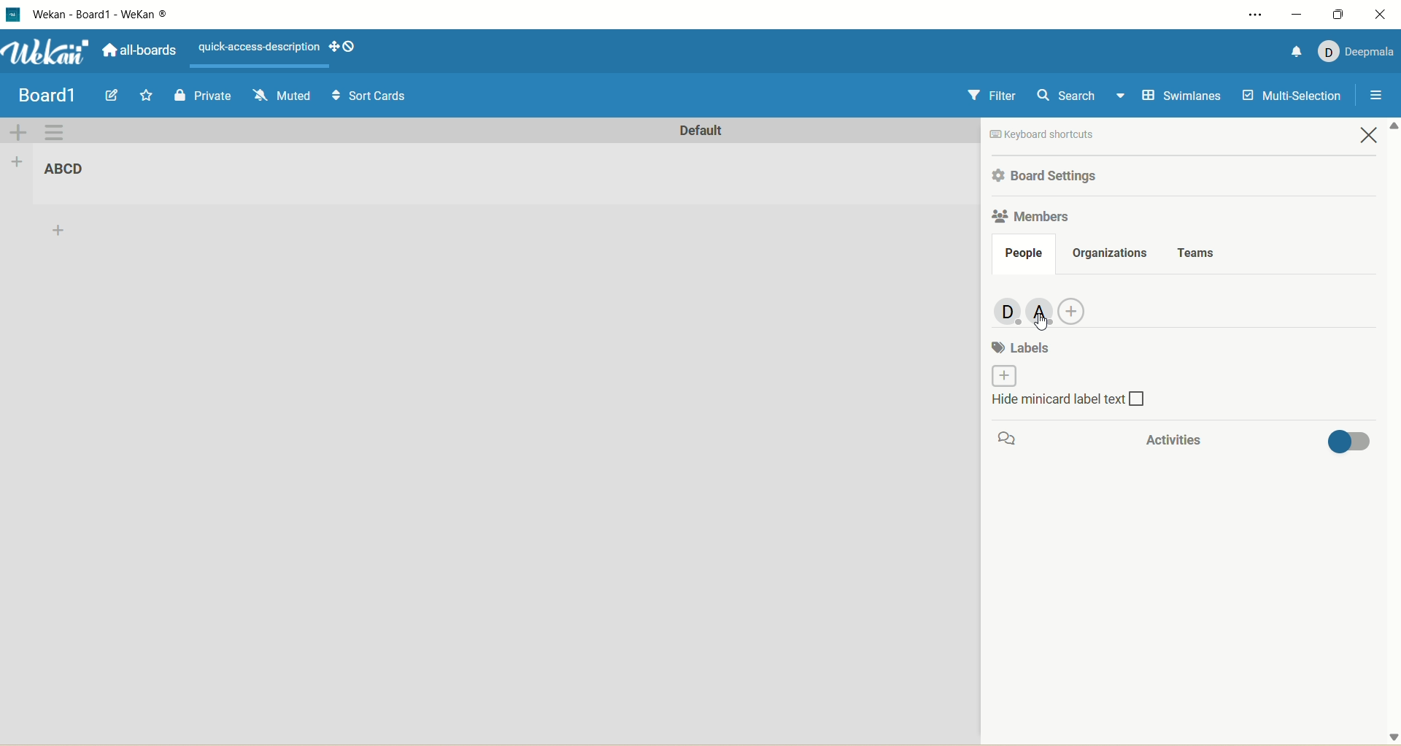  What do you see at coordinates (60, 233) in the screenshot?
I see `add` at bounding box center [60, 233].